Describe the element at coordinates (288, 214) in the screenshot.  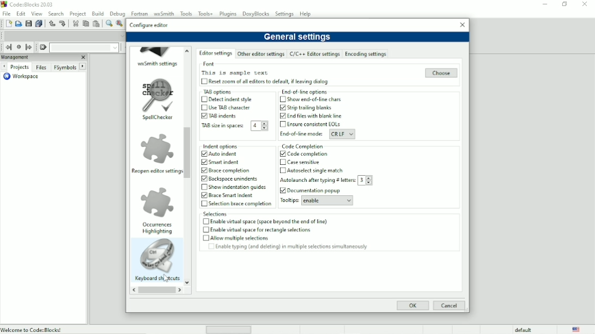
I see `Selections` at that location.